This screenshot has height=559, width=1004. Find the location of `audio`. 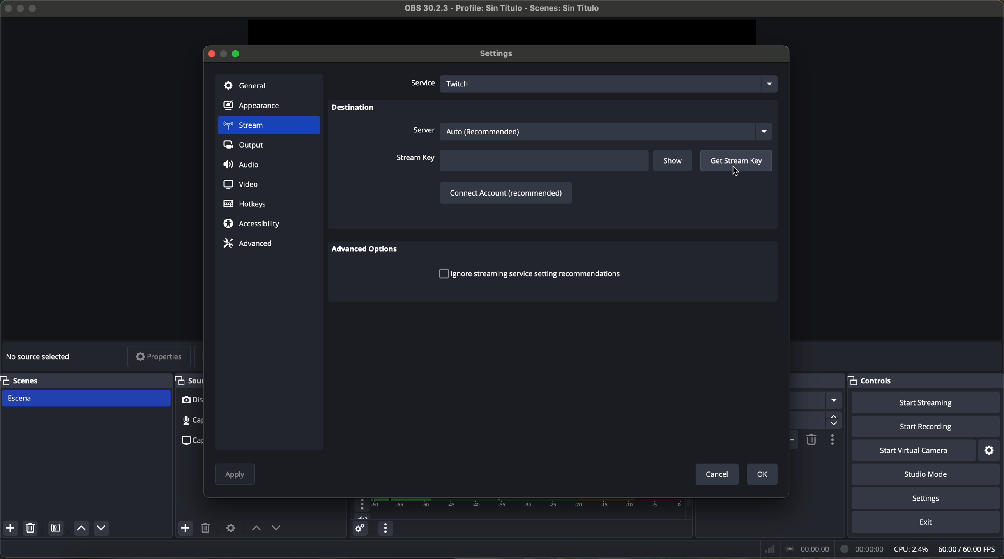

audio is located at coordinates (243, 165).